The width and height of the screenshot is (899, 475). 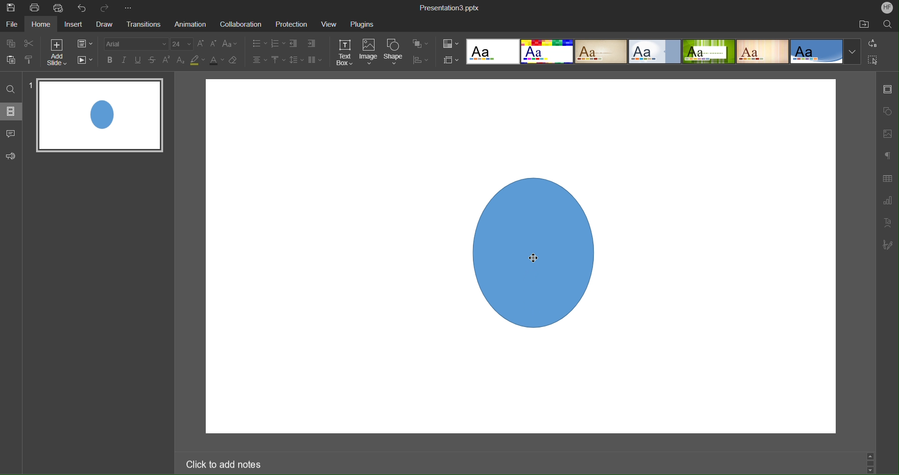 I want to click on Replace, so click(x=871, y=43).